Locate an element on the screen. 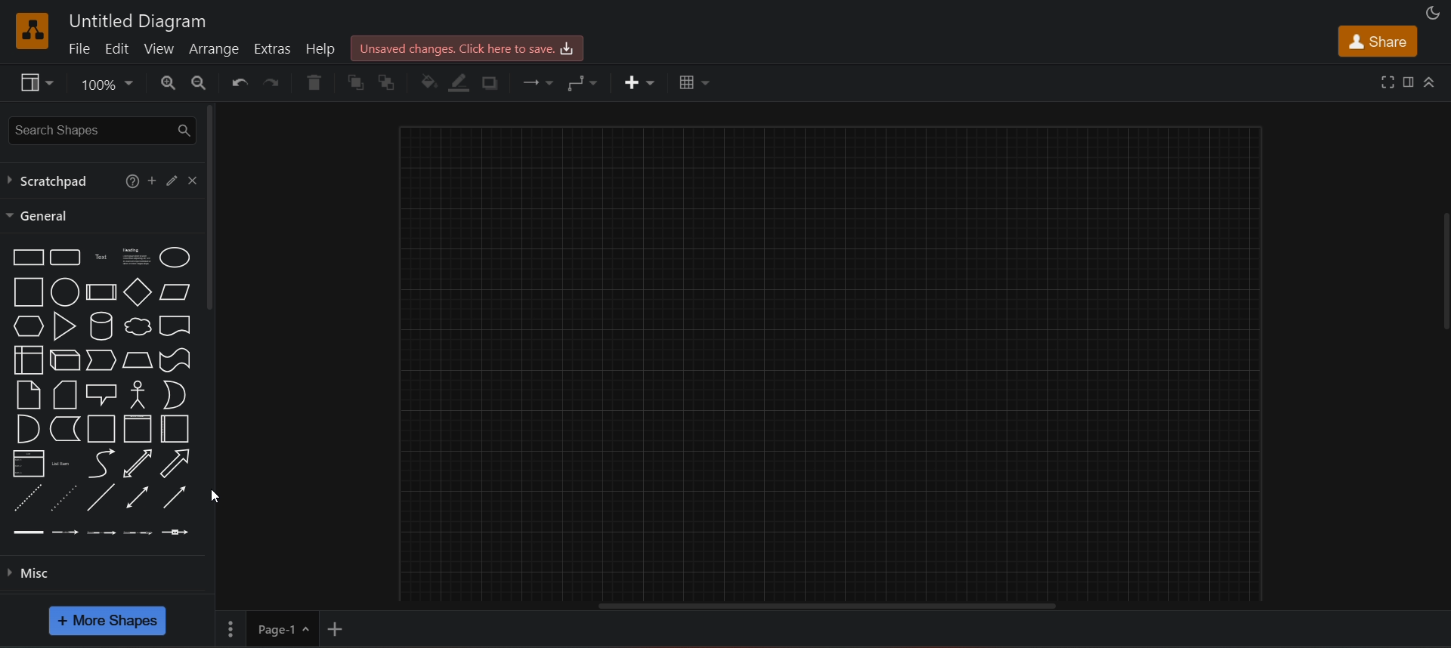 The height and width of the screenshot is (648, 1451). bidirectional connector is located at coordinates (139, 497).